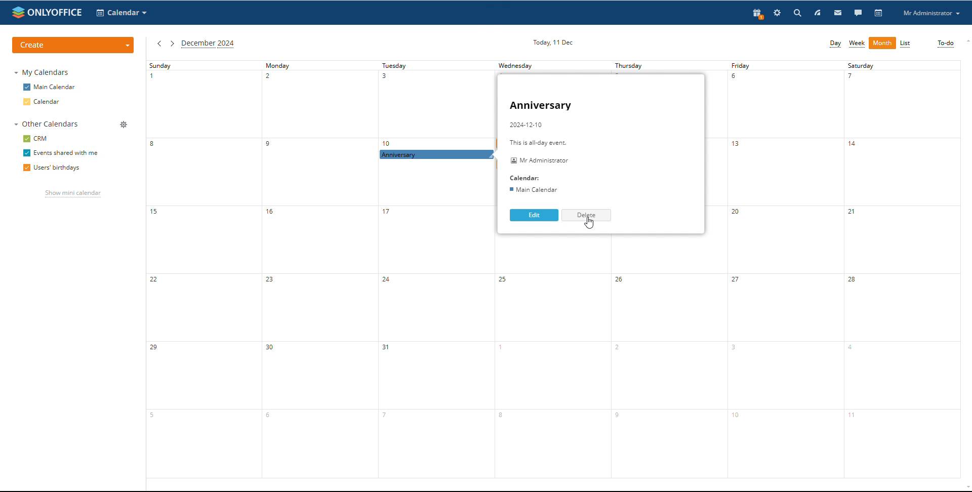 This screenshot has width=972, height=492. I want to click on month, so click(882, 43).